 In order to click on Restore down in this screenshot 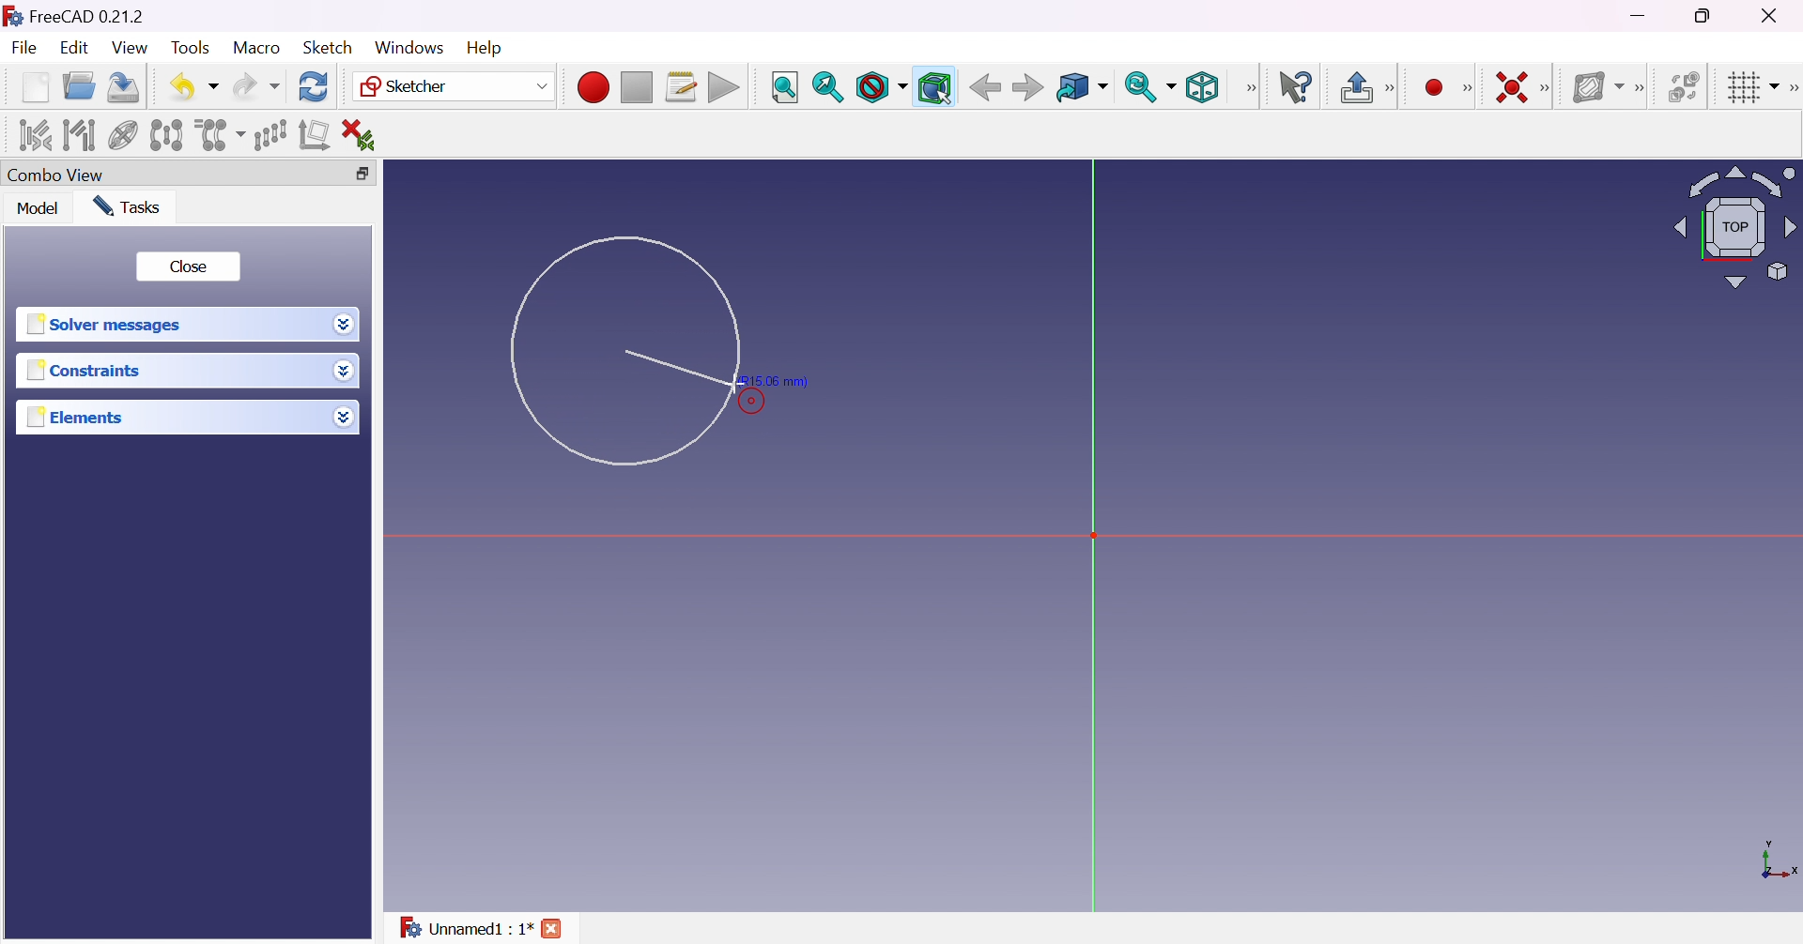, I will do `click(1705, 16)`.